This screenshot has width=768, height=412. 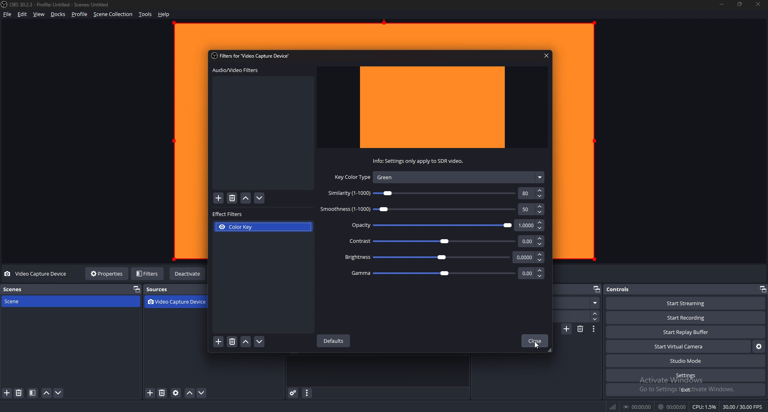 I want to click on OBS 30.2.3 - Profile: Untitled - Scenes: Untitled, so click(x=62, y=5).